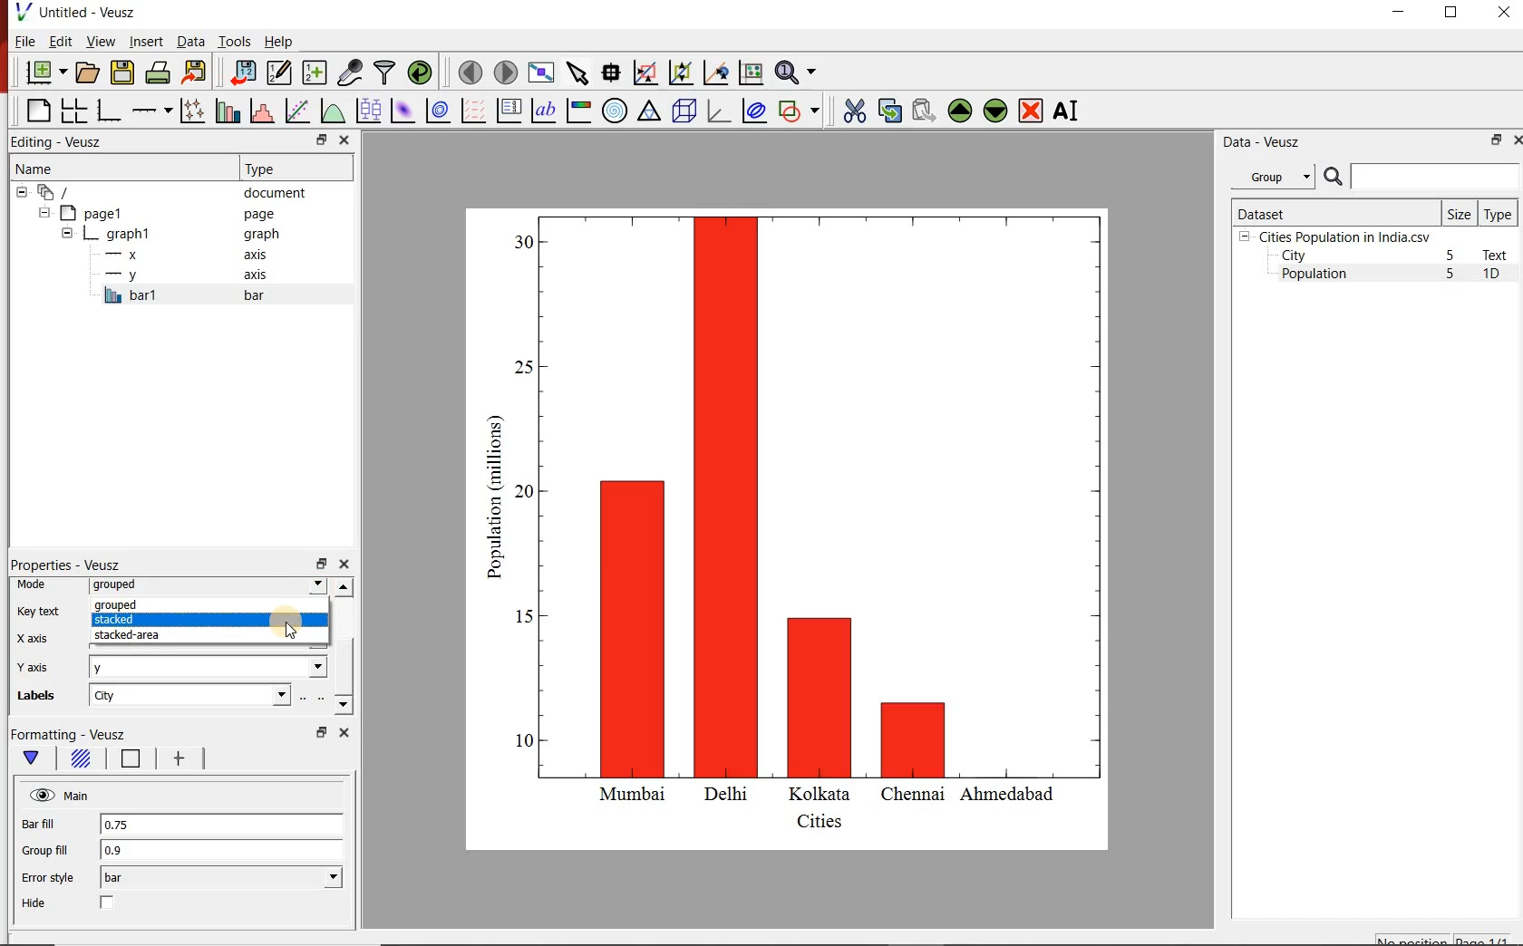 The image size is (1523, 946). What do you see at coordinates (436, 110) in the screenshot?
I see `plot a 2d dataset as contours` at bounding box center [436, 110].